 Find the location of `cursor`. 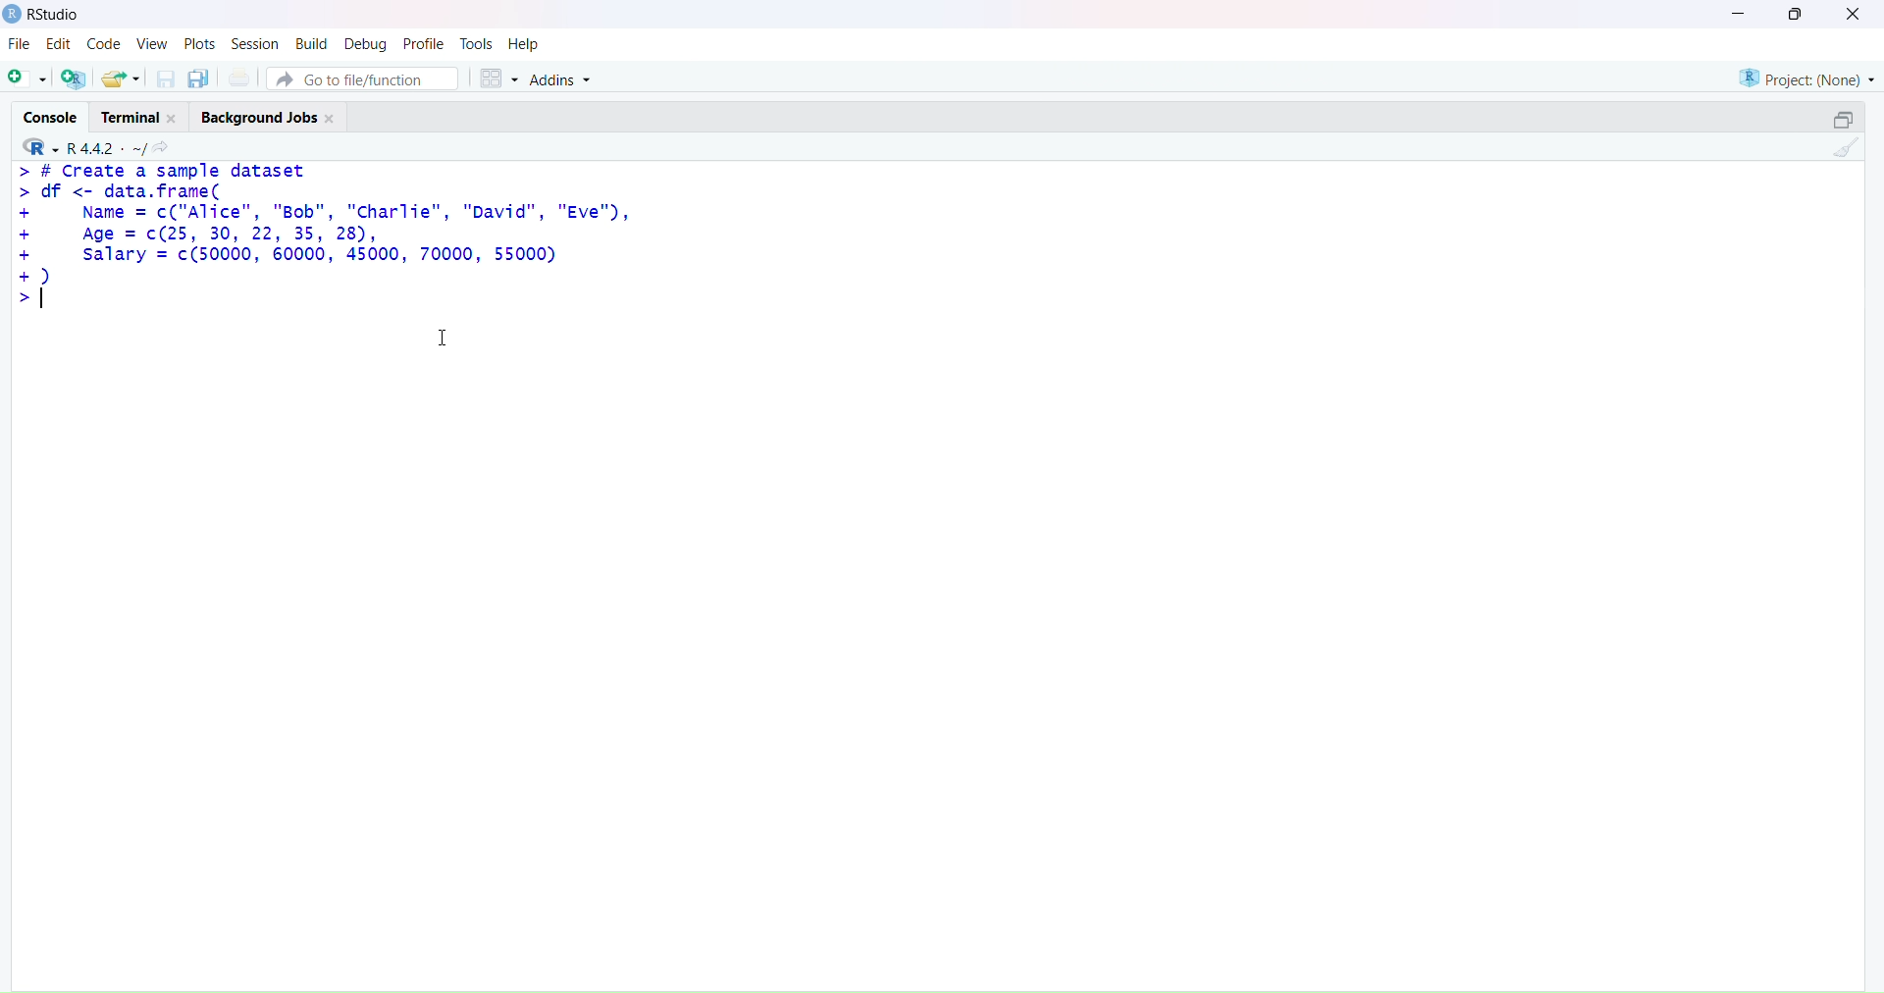

cursor is located at coordinates (445, 338).